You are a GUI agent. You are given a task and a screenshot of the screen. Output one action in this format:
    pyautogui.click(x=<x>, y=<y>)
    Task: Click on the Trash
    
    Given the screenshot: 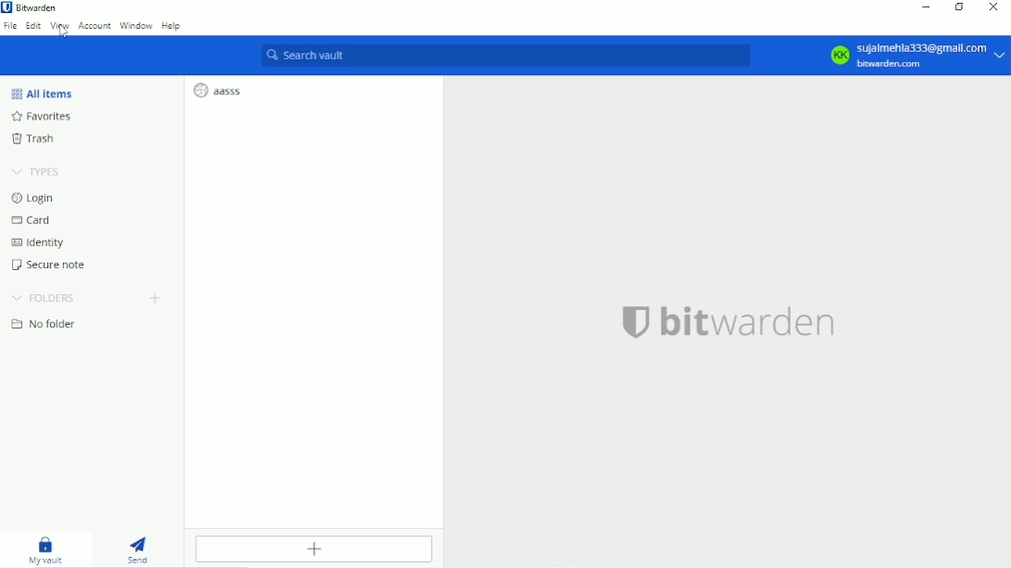 What is the action you would take?
    pyautogui.click(x=34, y=139)
    